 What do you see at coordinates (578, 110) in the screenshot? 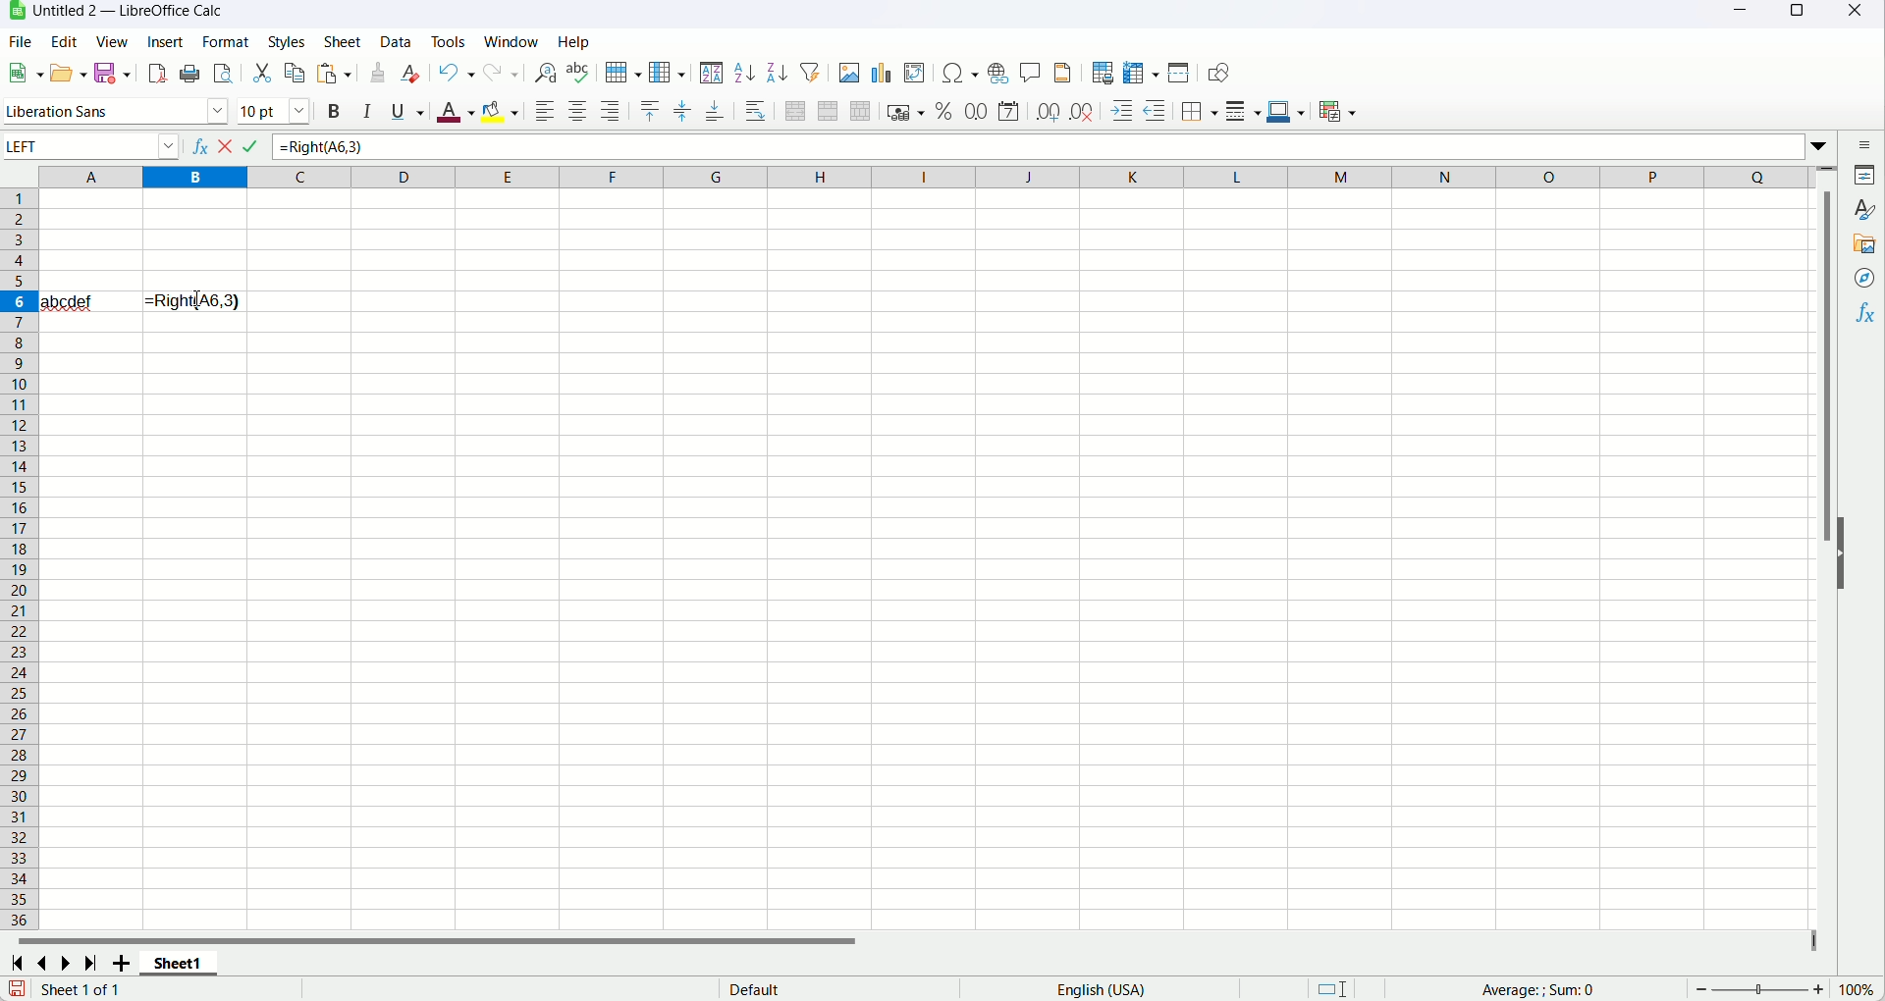
I see `align center` at bounding box center [578, 110].